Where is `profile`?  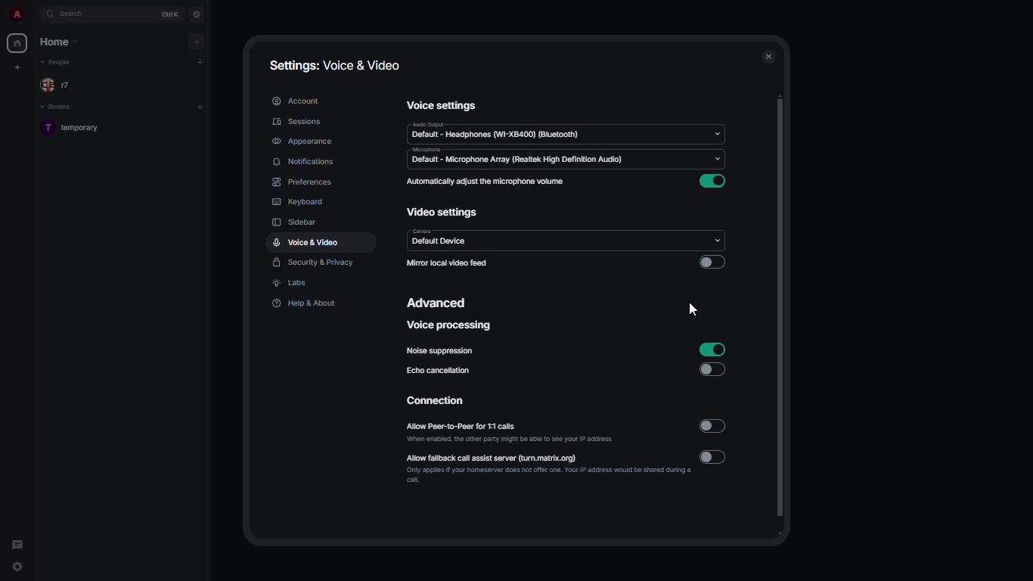
profile is located at coordinates (16, 14).